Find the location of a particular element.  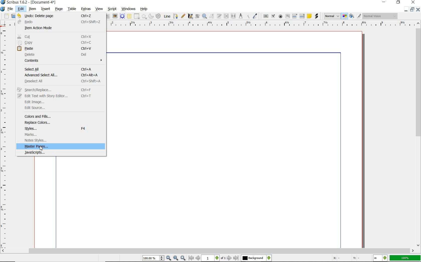

ruler is located at coordinates (5, 137).